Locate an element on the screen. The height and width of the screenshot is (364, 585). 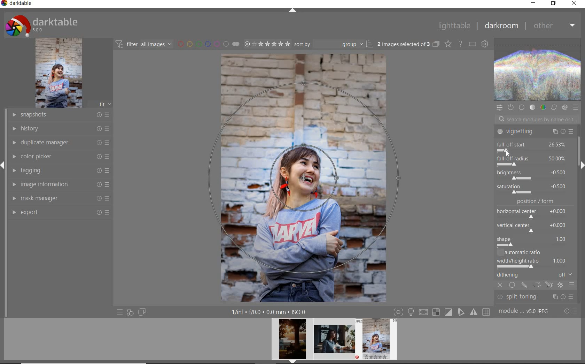
export is located at coordinates (60, 212).